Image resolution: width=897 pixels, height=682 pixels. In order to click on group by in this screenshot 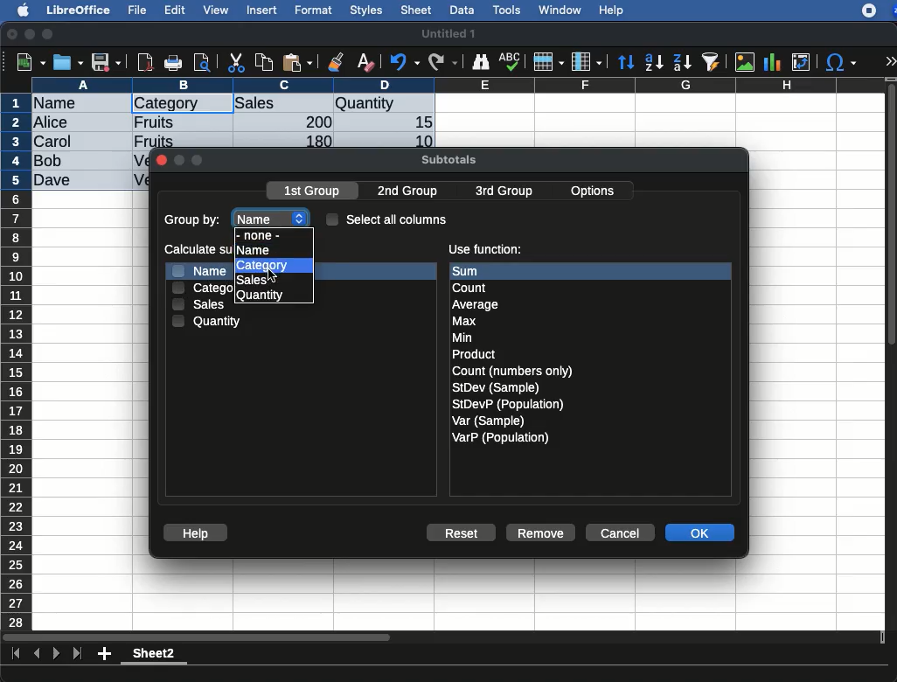, I will do `click(194, 221)`.